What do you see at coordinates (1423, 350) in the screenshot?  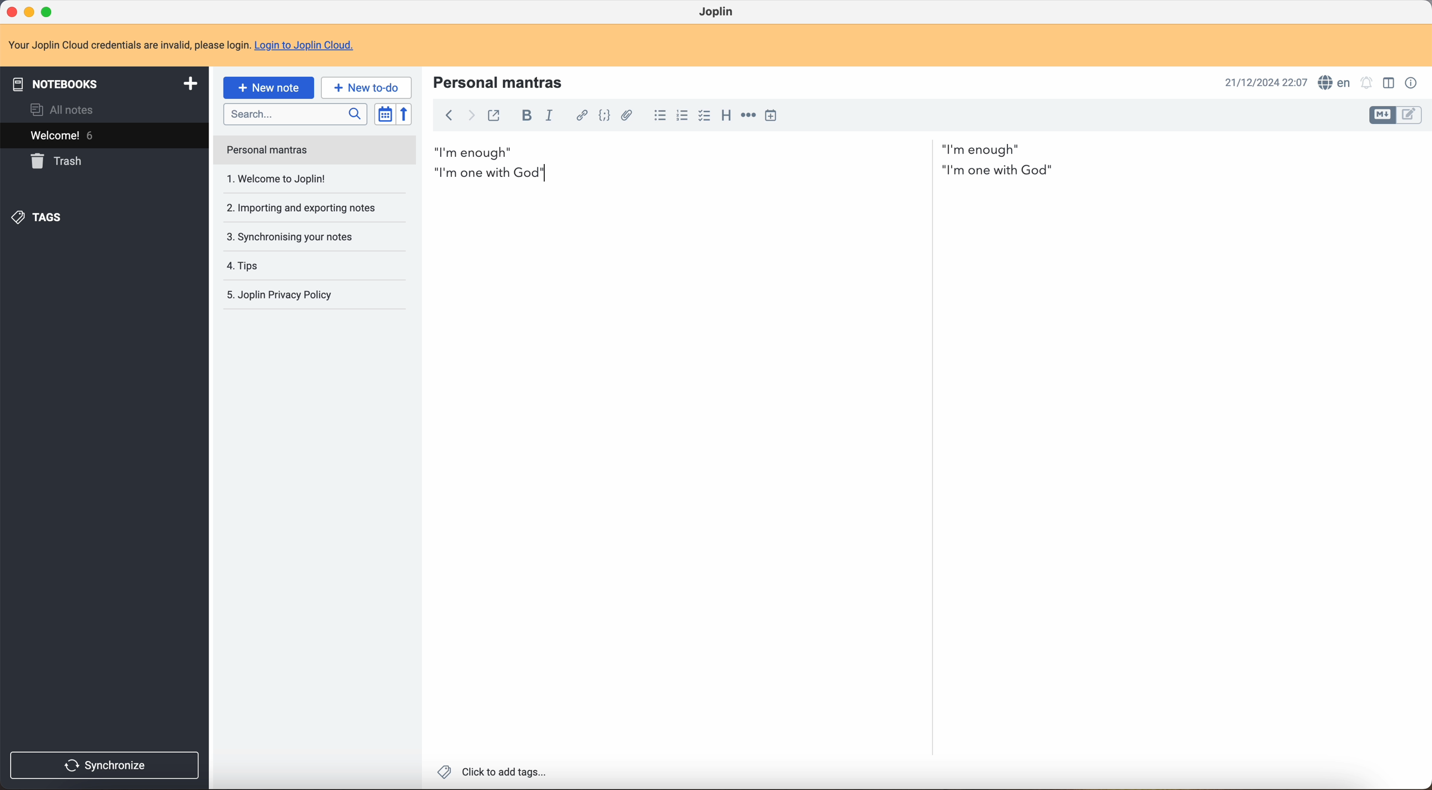 I see `scroll bar` at bounding box center [1423, 350].